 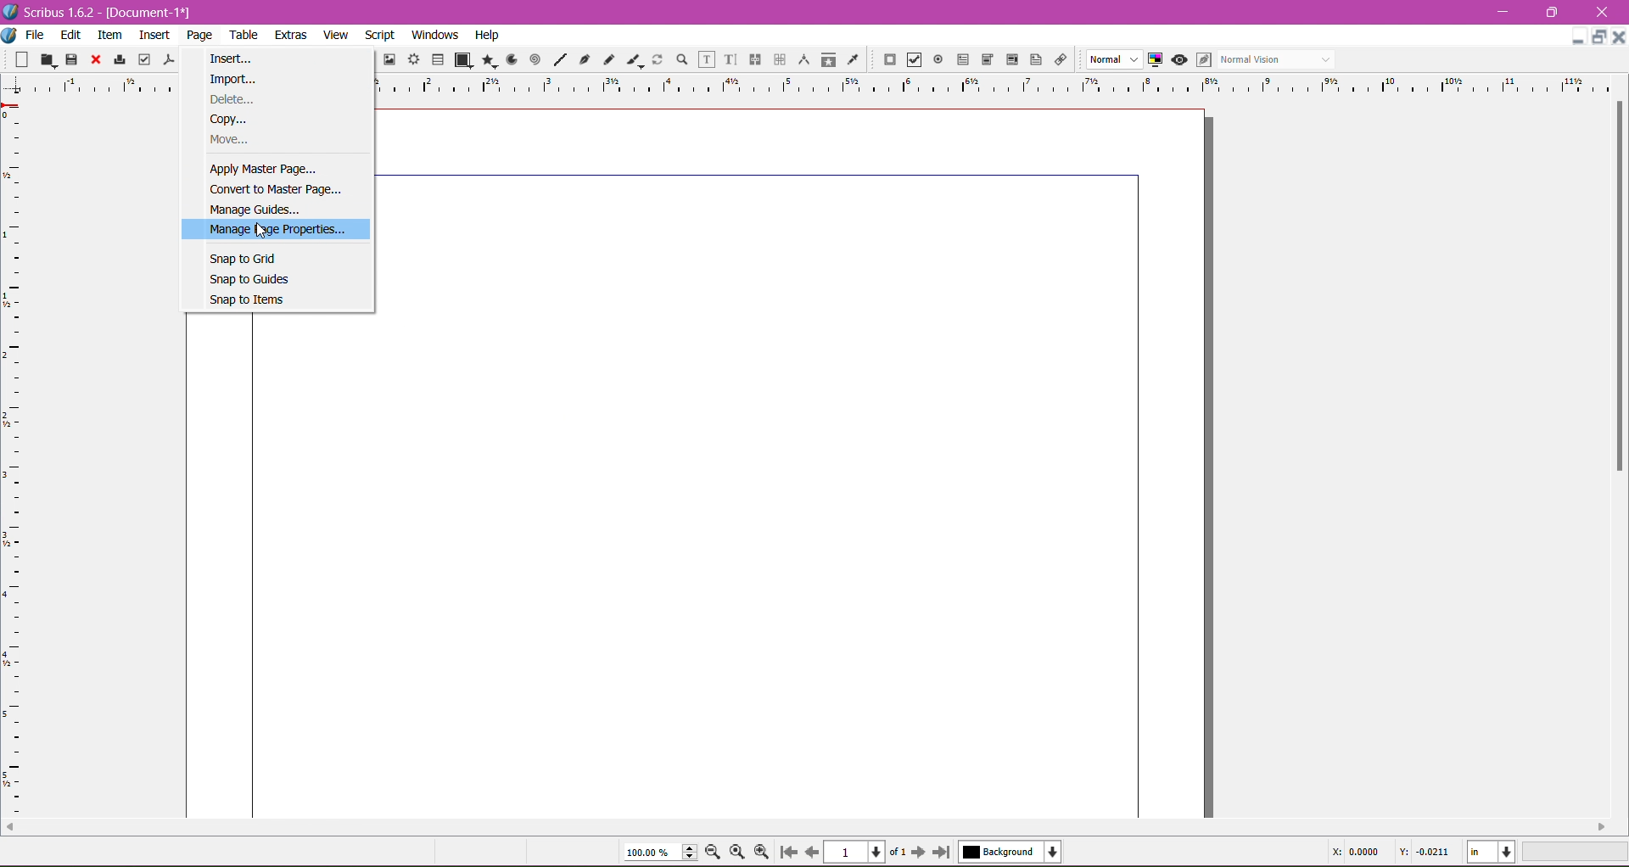 What do you see at coordinates (243, 35) in the screenshot?
I see `Table` at bounding box center [243, 35].